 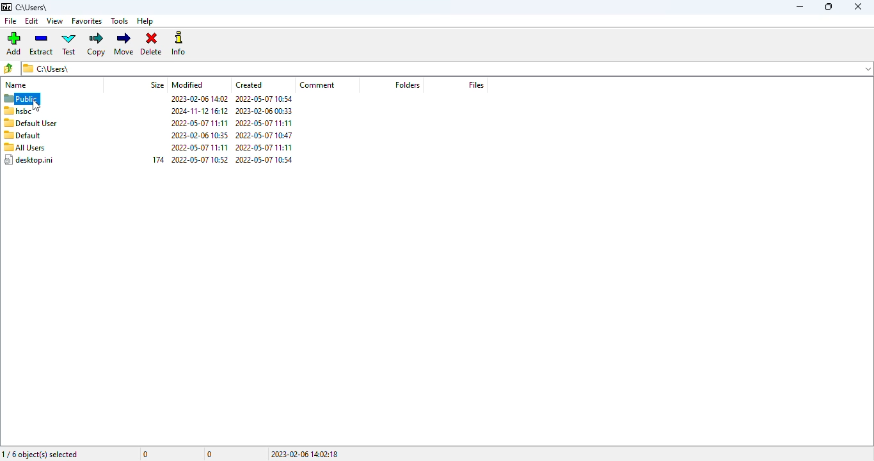 I want to click on view, so click(x=54, y=21).